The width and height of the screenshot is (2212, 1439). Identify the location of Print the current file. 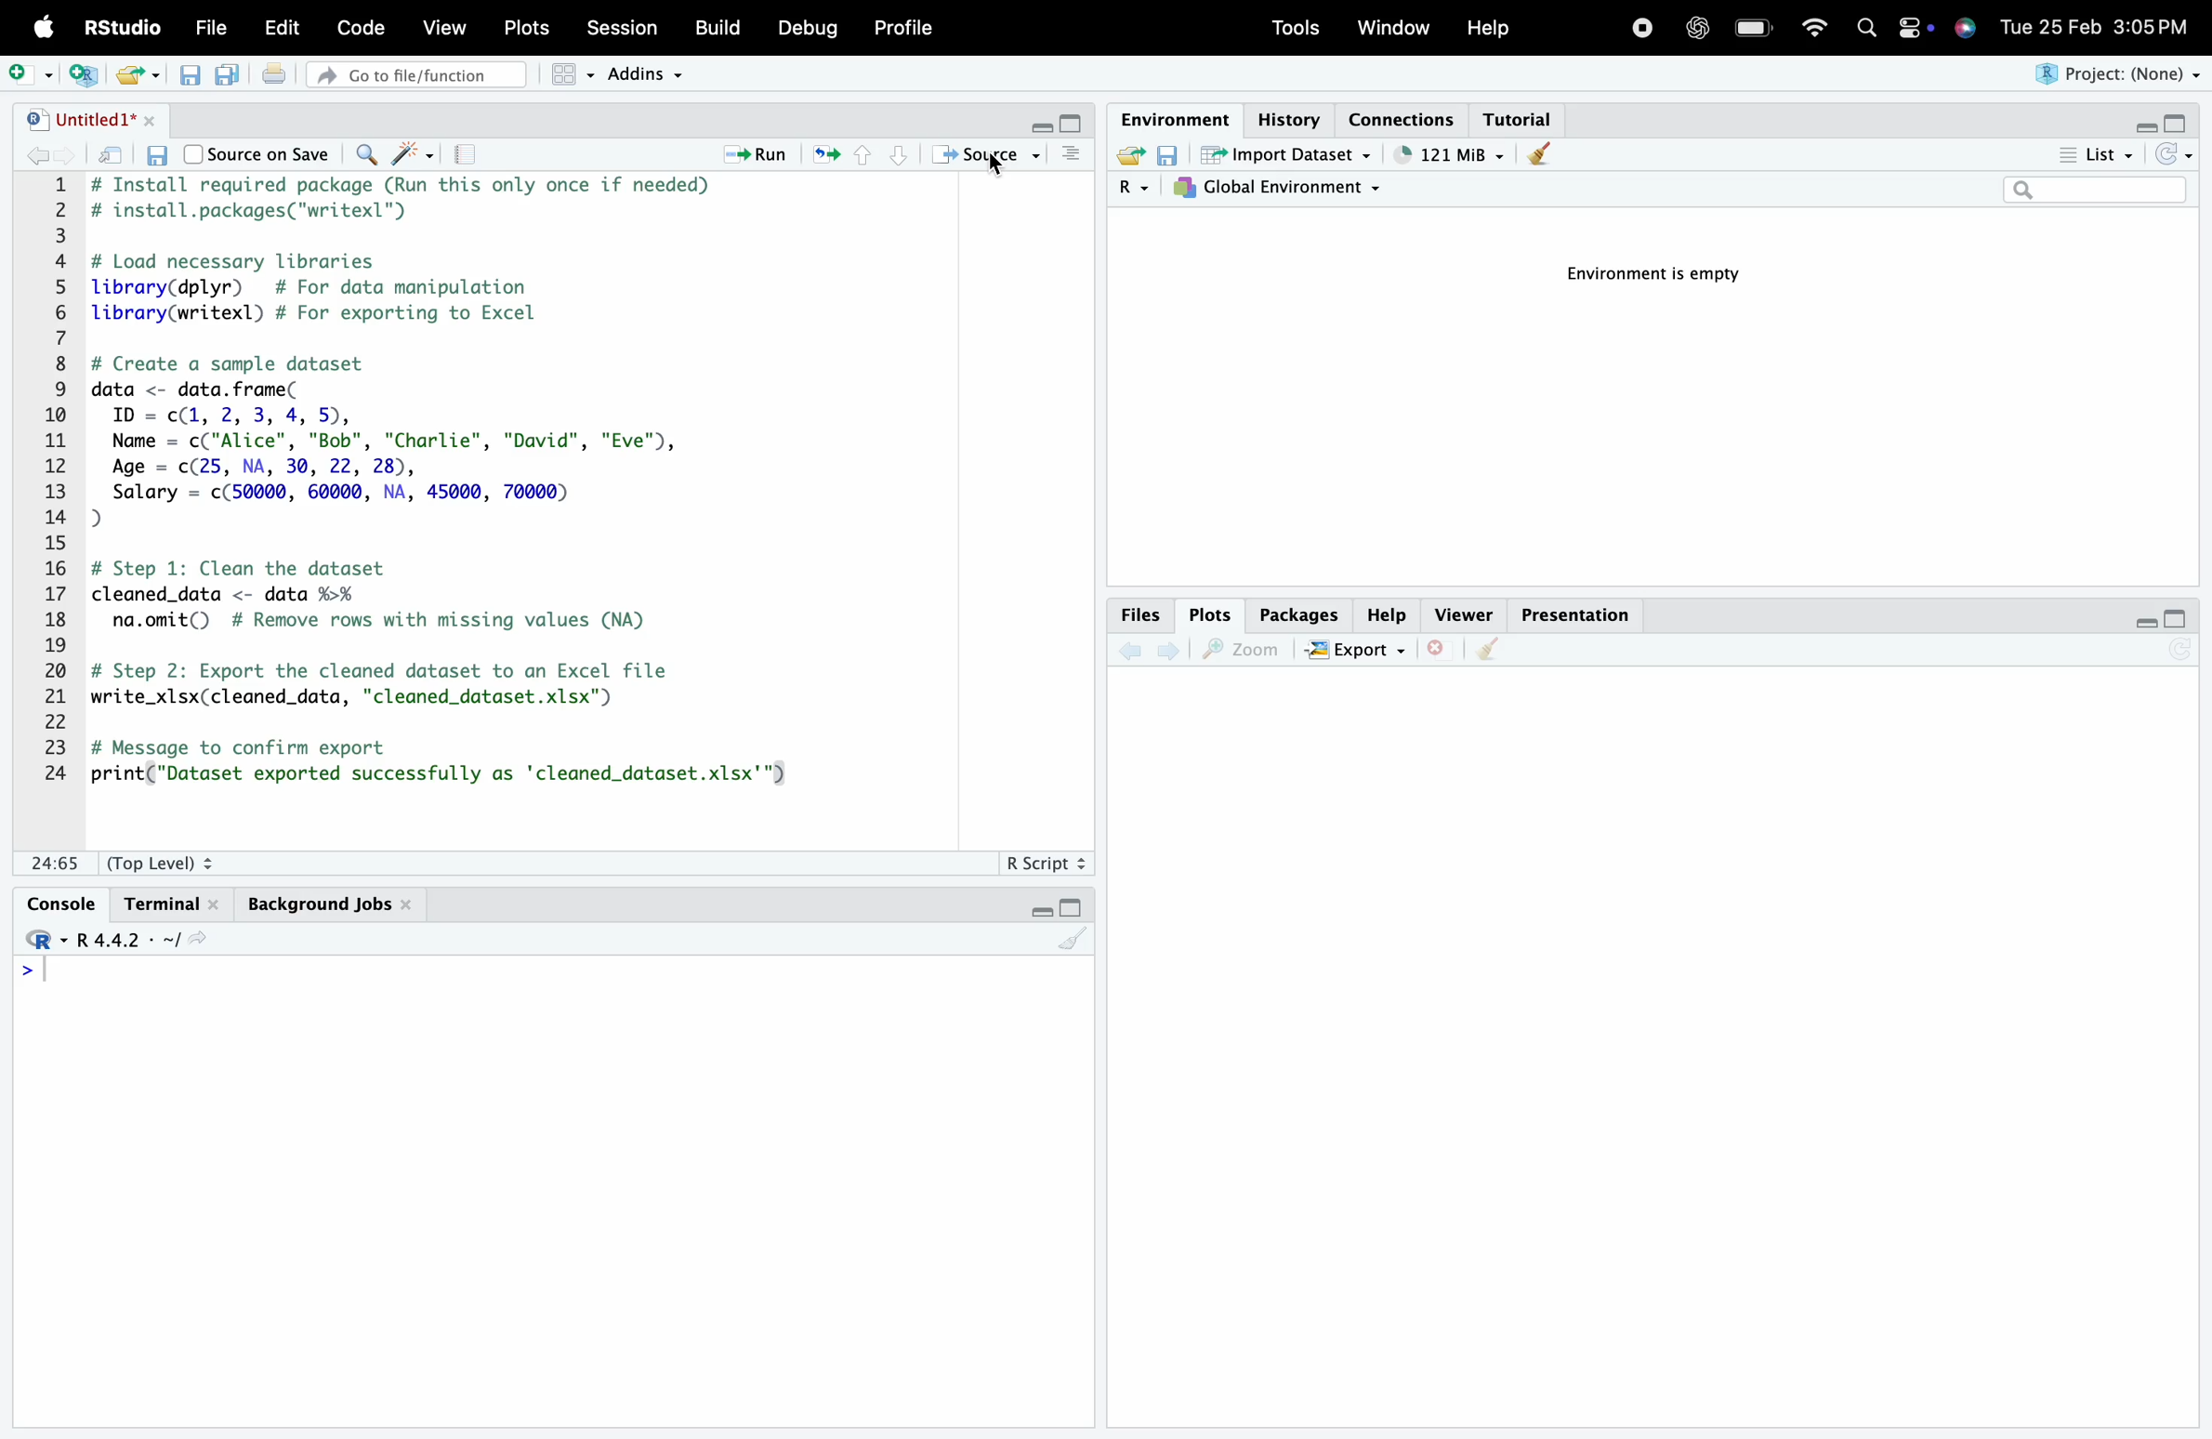
(274, 75).